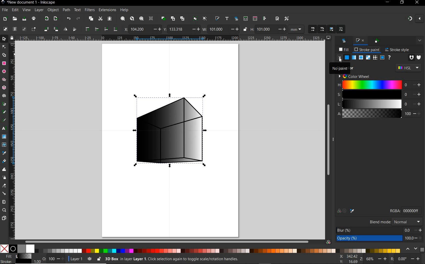 The width and height of the screenshot is (425, 264). Describe the element at coordinates (4, 202) in the screenshot. I see `MEASURE TOOL` at that location.